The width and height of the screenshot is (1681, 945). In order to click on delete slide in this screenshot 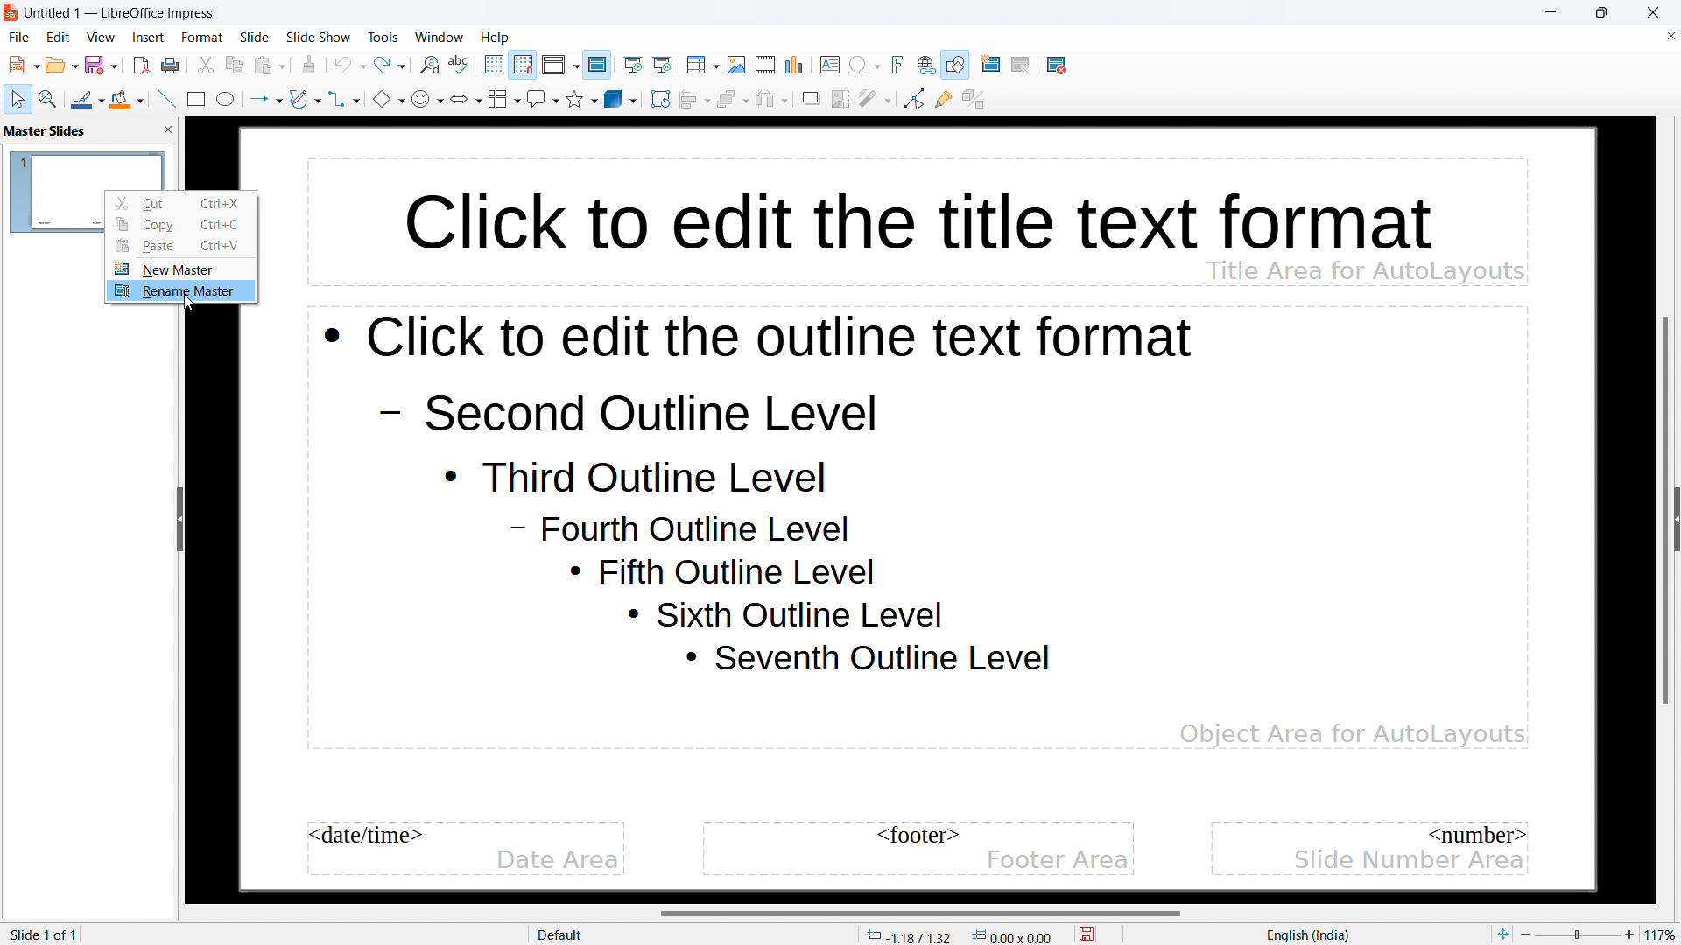, I will do `click(1060, 67)`.